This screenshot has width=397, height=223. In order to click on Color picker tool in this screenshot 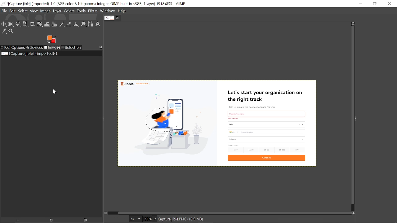, I will do `click(4, 32)`.